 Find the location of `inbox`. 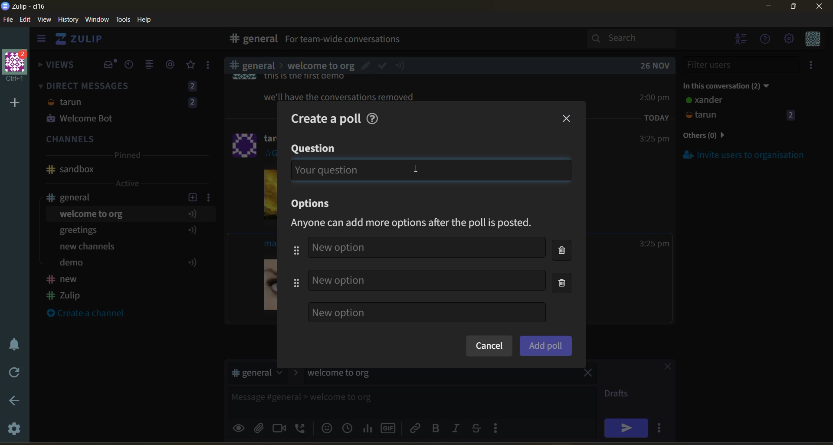

inbox is located at coordinates (110, 65).